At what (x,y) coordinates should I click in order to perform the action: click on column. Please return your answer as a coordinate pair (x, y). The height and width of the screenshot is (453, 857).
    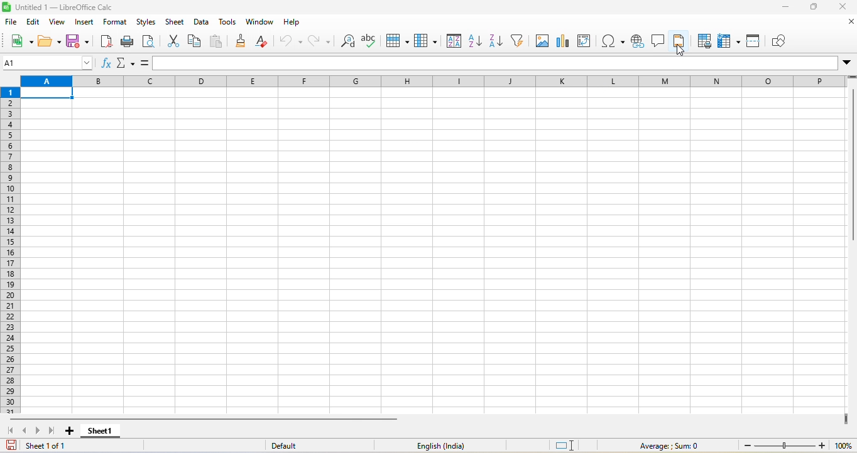
    Looking at the image, I should click on (427, 41).